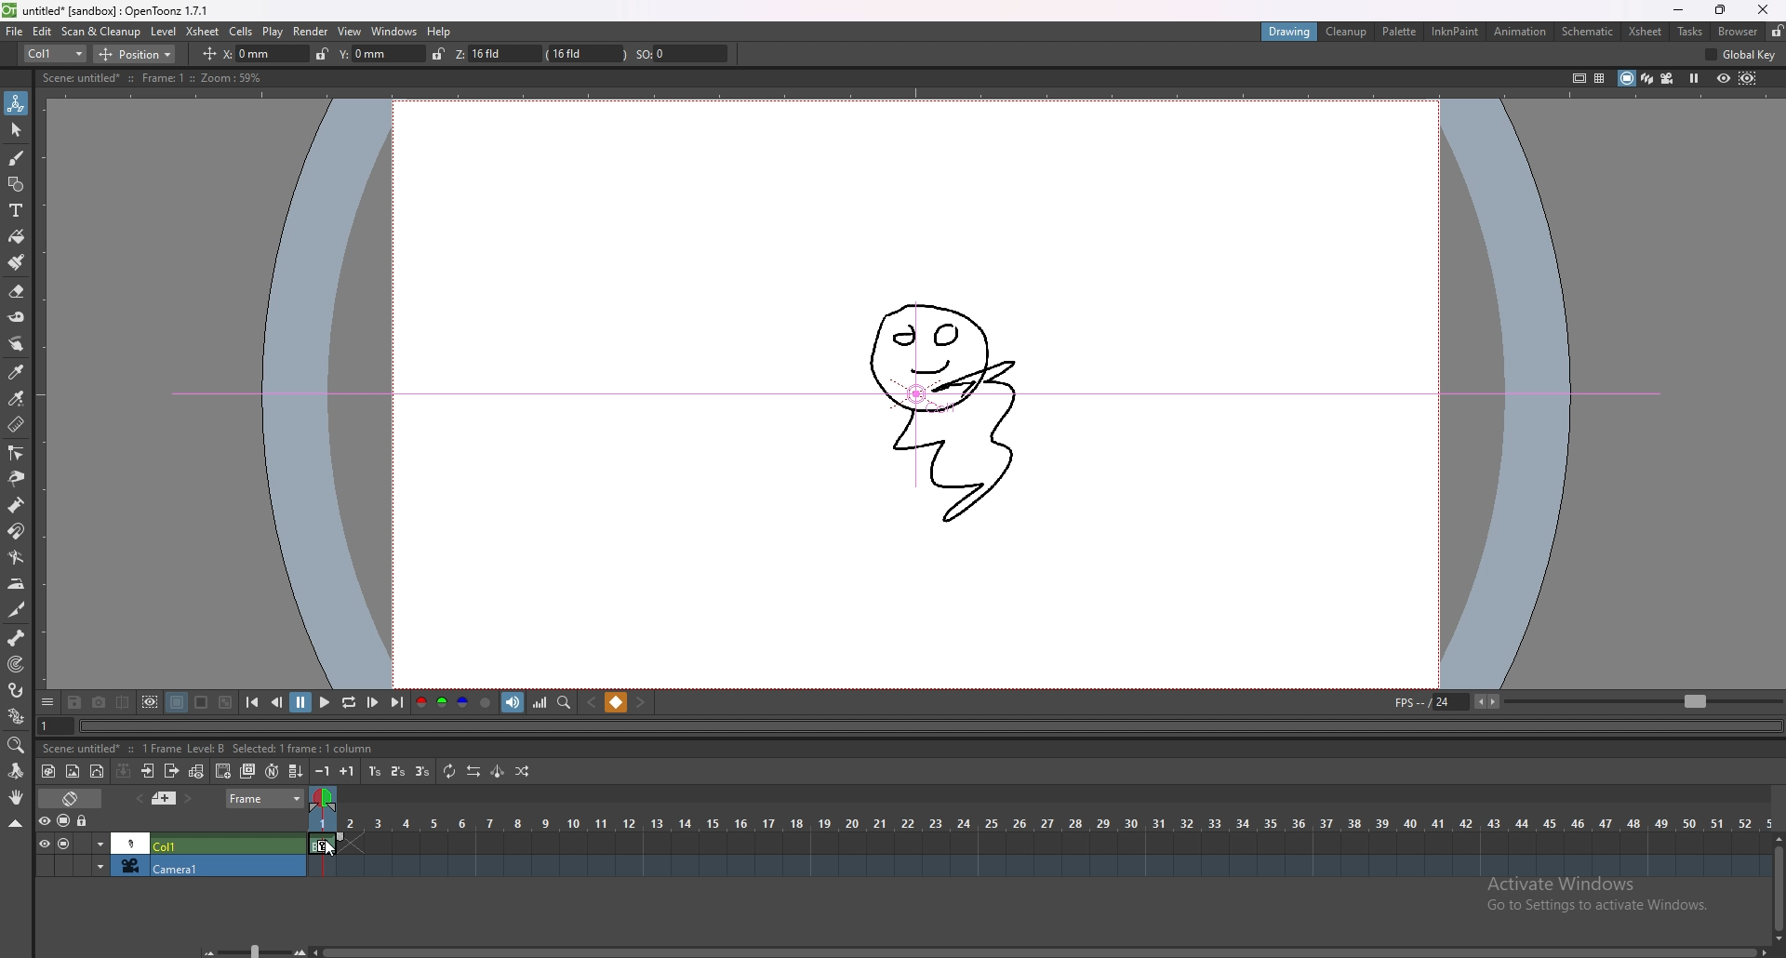 The width and height of the screenshot is (1786, 958). Describe the element at coordinates (277, 703) in the screenshot. I see `previous` at that location.